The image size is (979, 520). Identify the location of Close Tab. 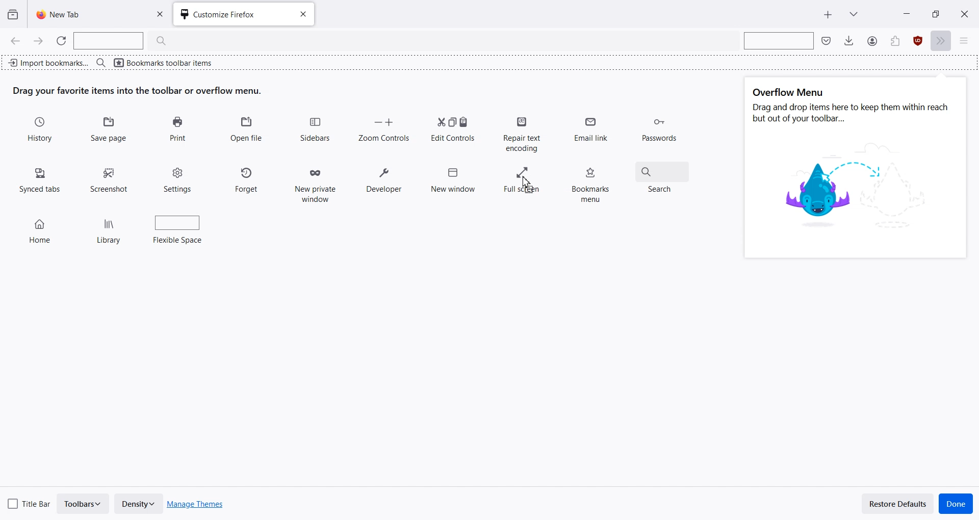
(163, 14).